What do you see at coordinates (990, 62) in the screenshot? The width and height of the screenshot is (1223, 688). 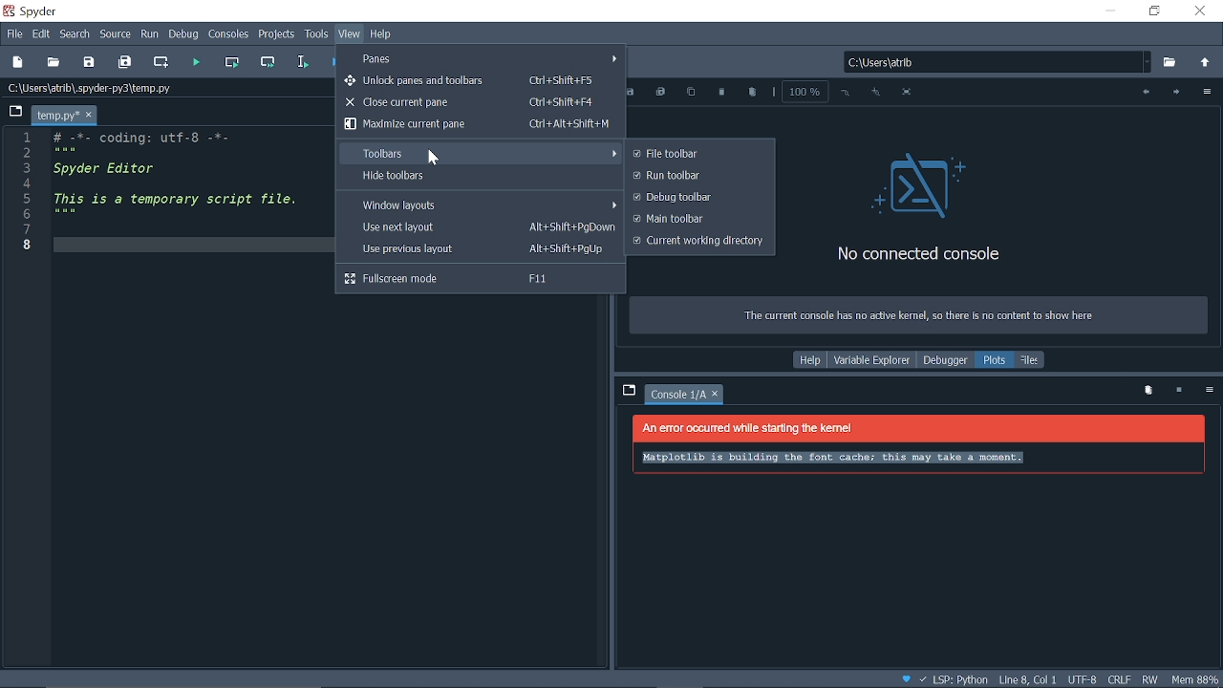 I see `` at bounding box center [990, 62].